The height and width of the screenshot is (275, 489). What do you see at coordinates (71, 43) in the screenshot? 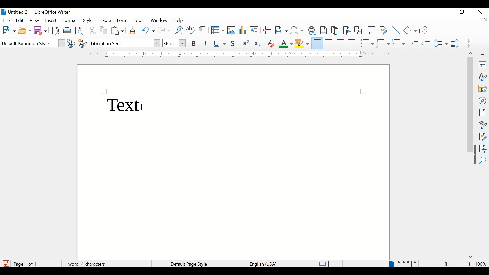
I see `update selected style` at bounding box center [71, 43].